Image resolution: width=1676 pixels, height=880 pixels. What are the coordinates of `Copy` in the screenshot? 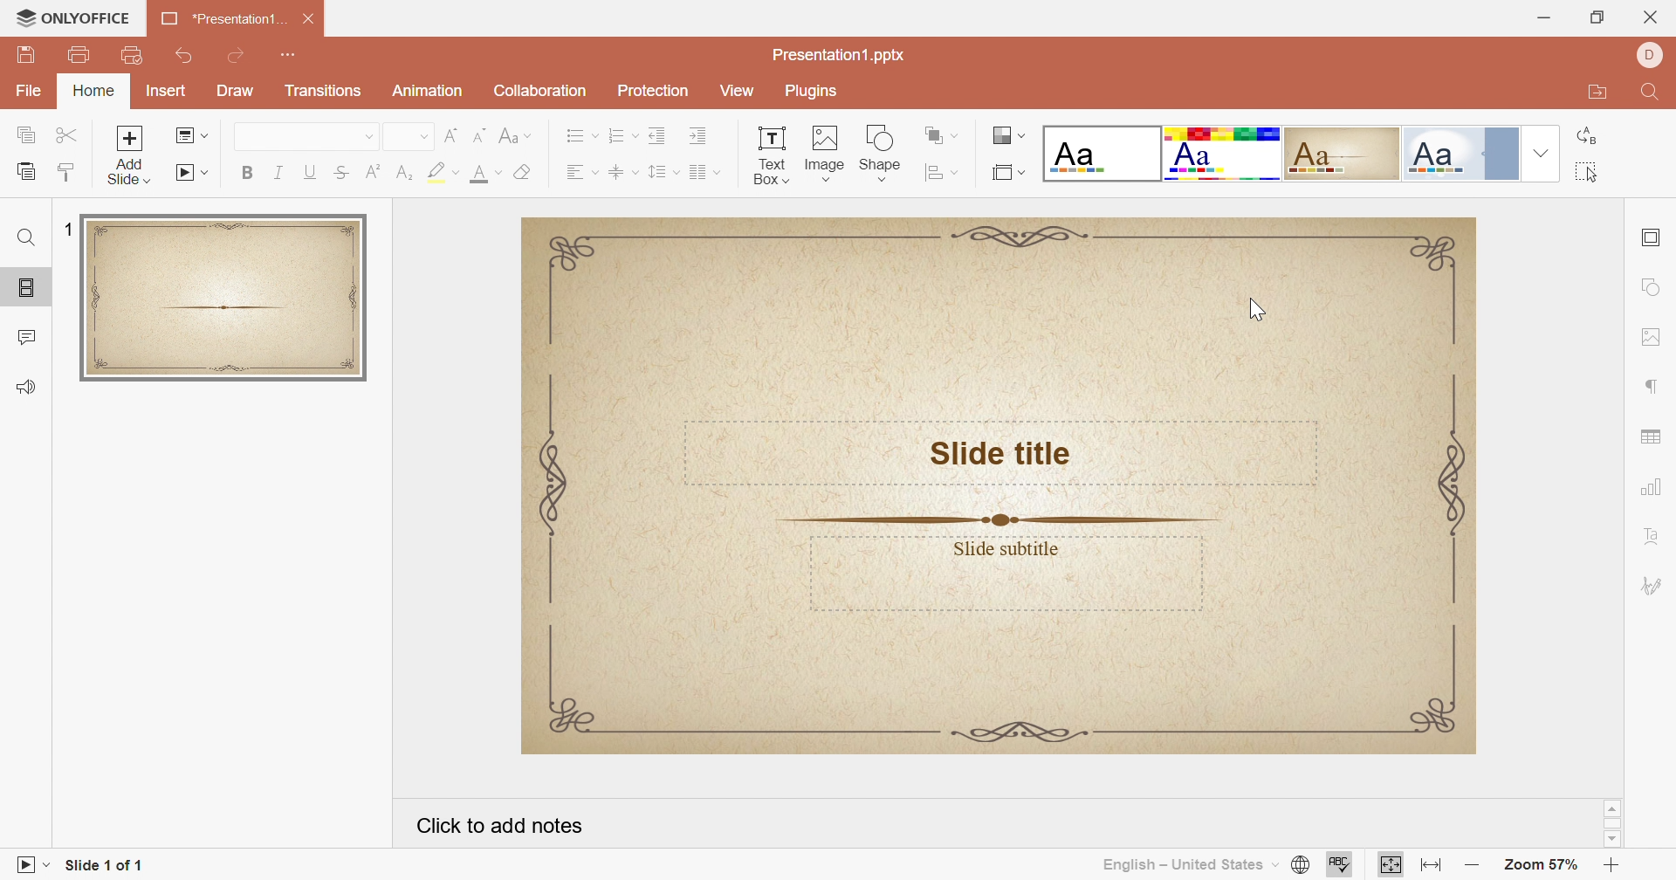 It's located at (22, 132).